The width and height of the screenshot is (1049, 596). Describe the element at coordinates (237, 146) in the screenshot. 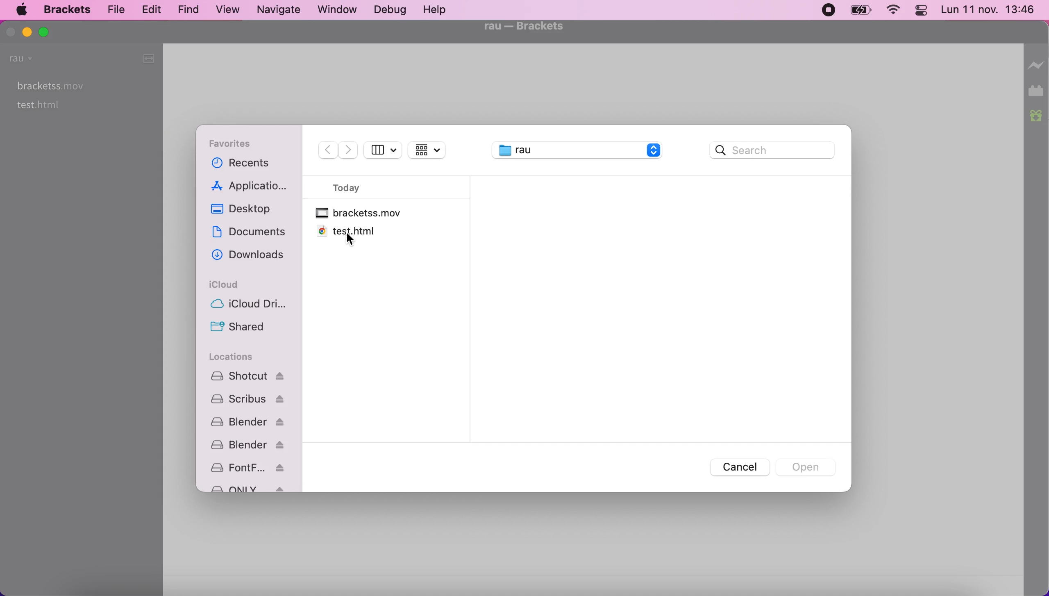

I see `favorites` at that location.